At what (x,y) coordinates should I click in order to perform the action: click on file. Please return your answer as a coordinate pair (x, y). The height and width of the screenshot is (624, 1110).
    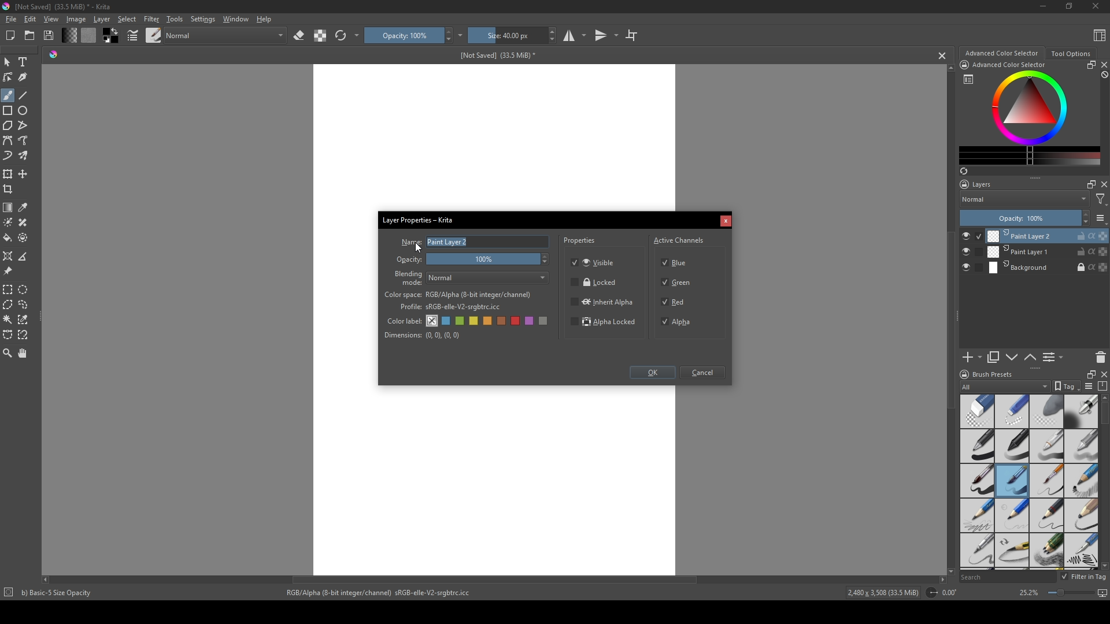
    Looking at the image, I should click on (10, 20).